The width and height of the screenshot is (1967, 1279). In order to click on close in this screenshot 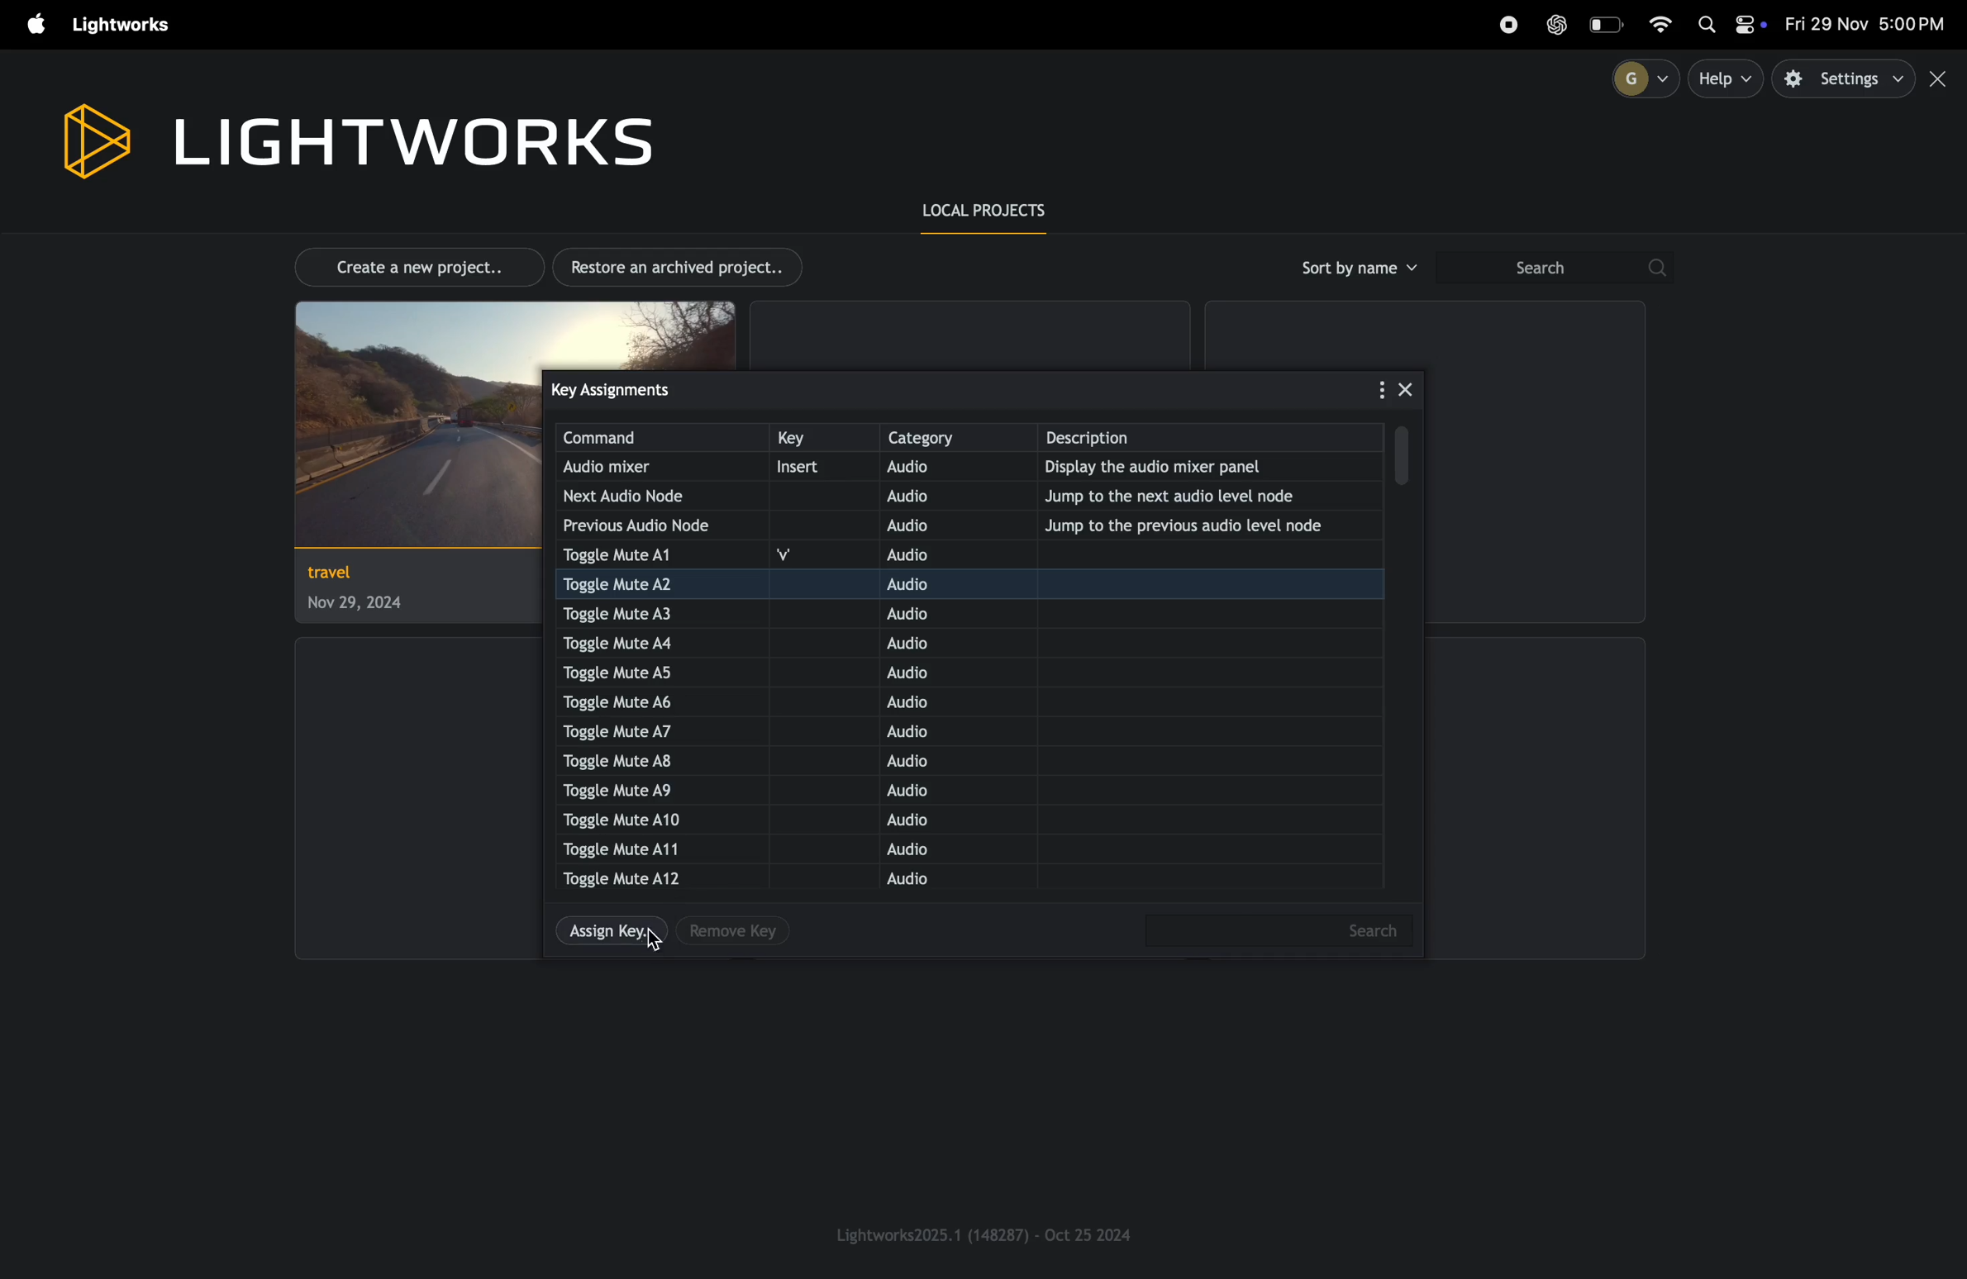, I will do `click(1406, 388)`.